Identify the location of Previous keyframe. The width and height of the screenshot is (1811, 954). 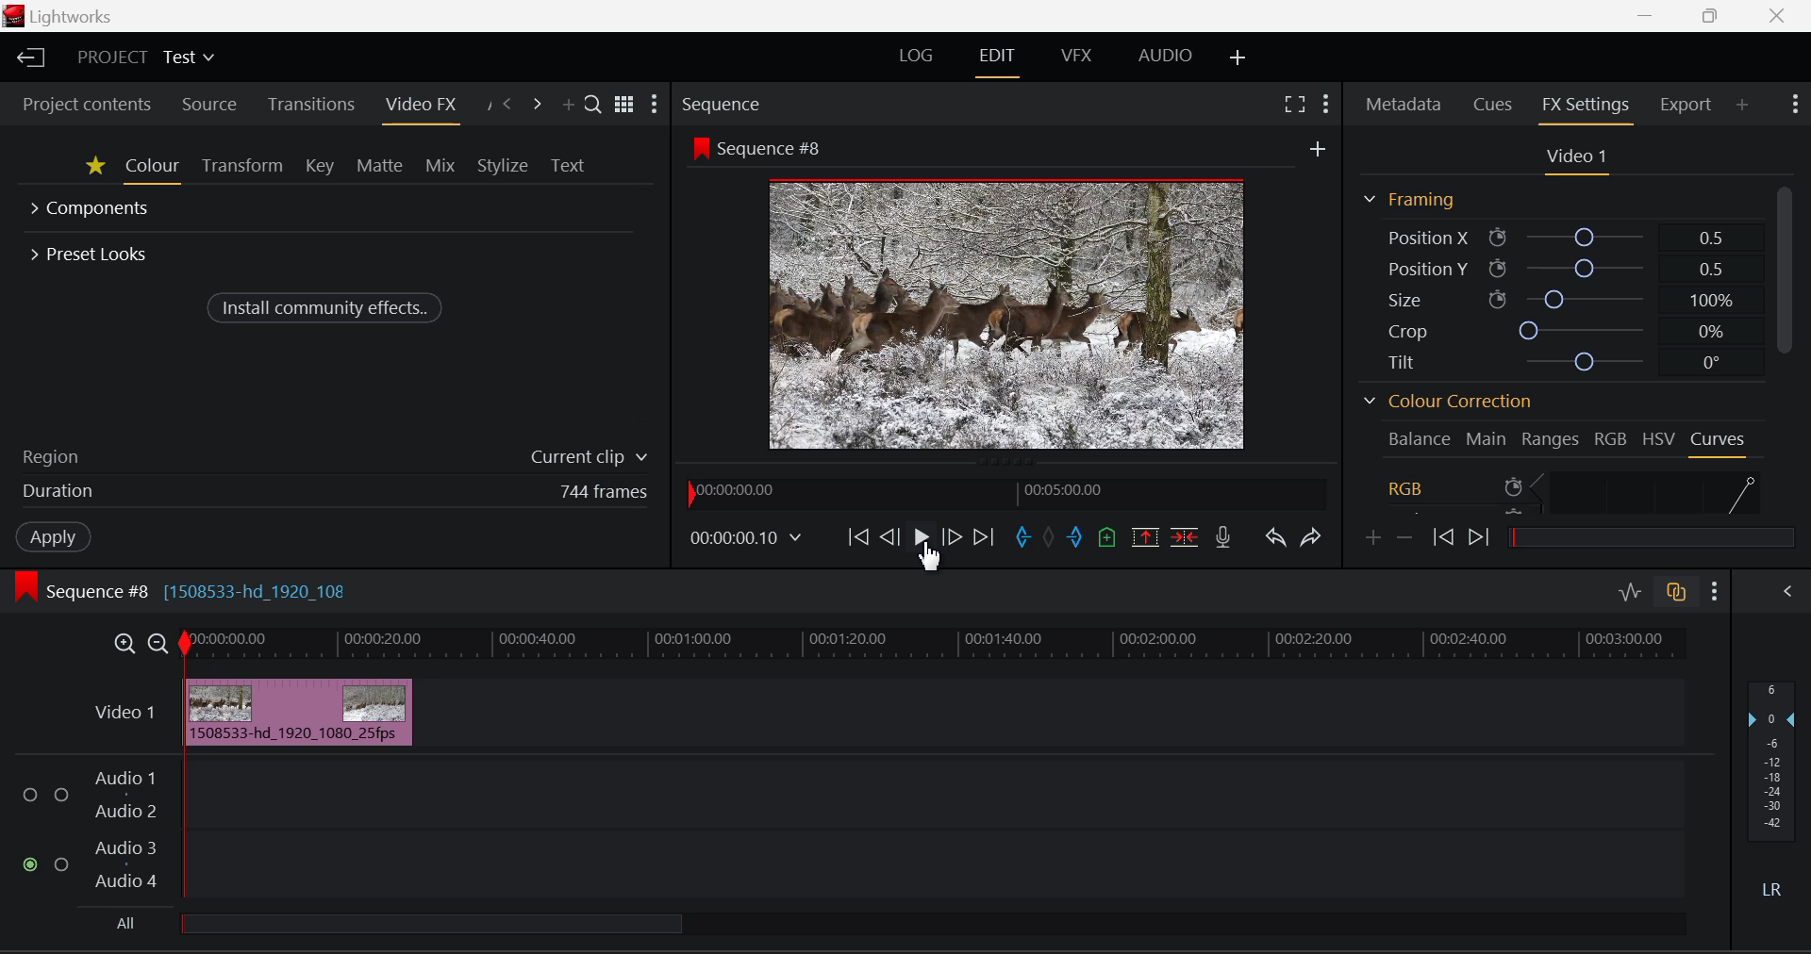
(1443, 536).